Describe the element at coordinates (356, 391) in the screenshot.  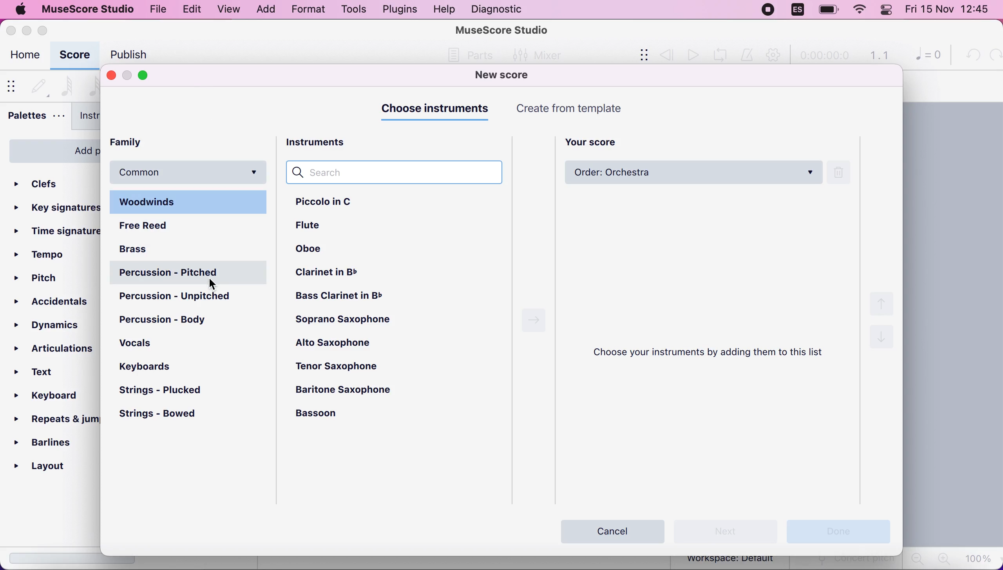
I see `baritone saxophone` at that location.